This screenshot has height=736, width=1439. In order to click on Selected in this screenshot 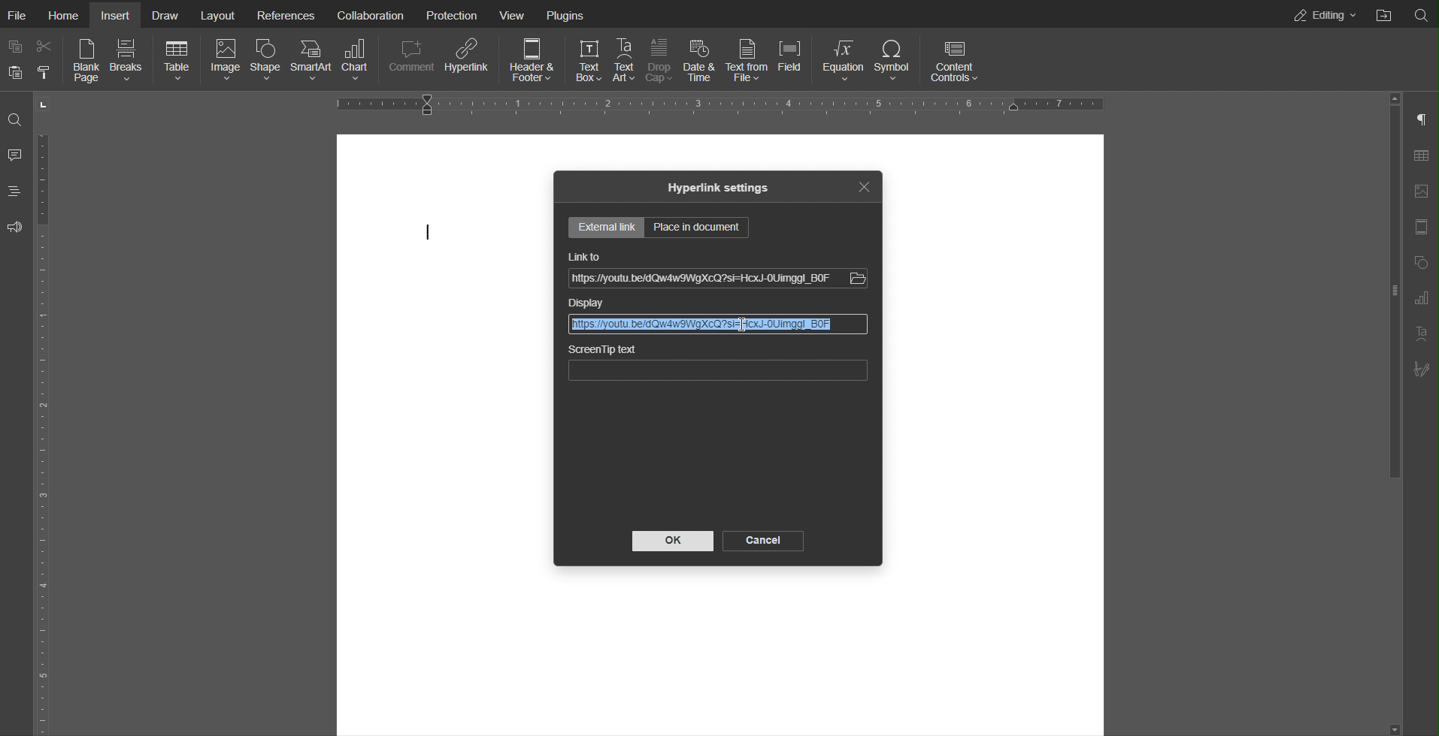, I will do `click(706, 326)`.